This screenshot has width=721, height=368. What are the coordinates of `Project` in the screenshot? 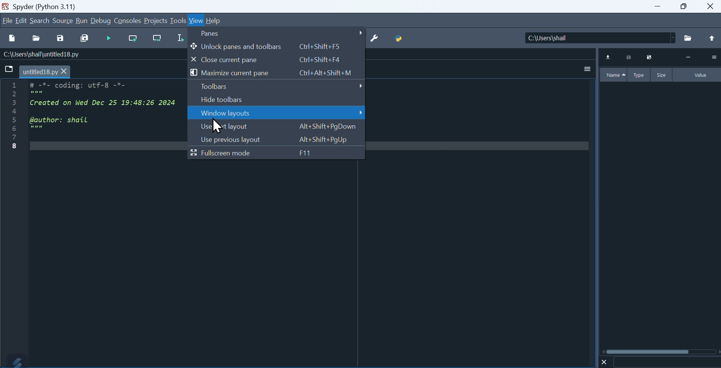 It's located at (155, 20).